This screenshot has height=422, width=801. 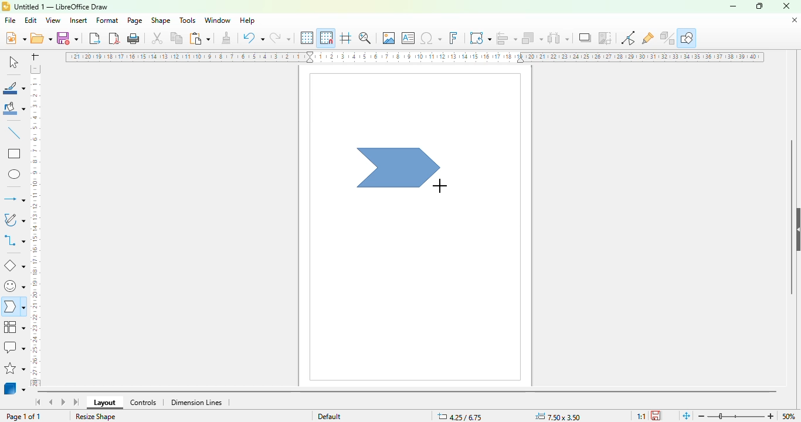 What do you see at coordinates (641, 416) in the screenshot?
I see `scaling factor of the document` at bounding box center [641, 416].